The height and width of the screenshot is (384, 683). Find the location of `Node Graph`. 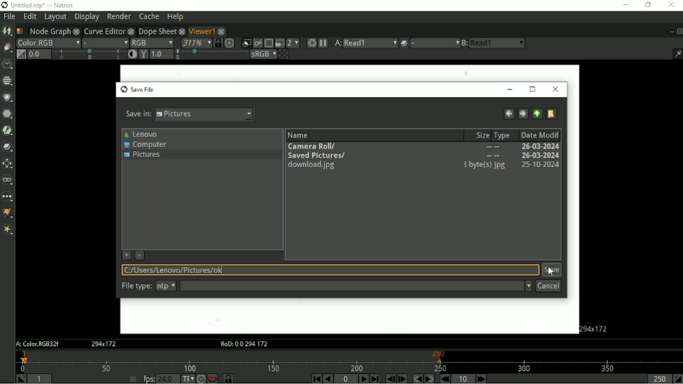

Node Graph is located at coordinates (49, 31).